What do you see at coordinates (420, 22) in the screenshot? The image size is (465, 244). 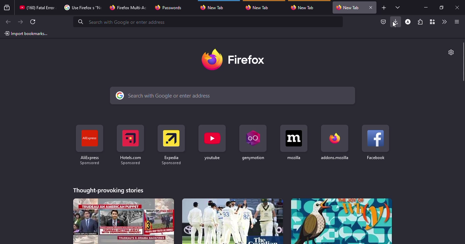 I see `extensions` at bounding box center [420, 22].